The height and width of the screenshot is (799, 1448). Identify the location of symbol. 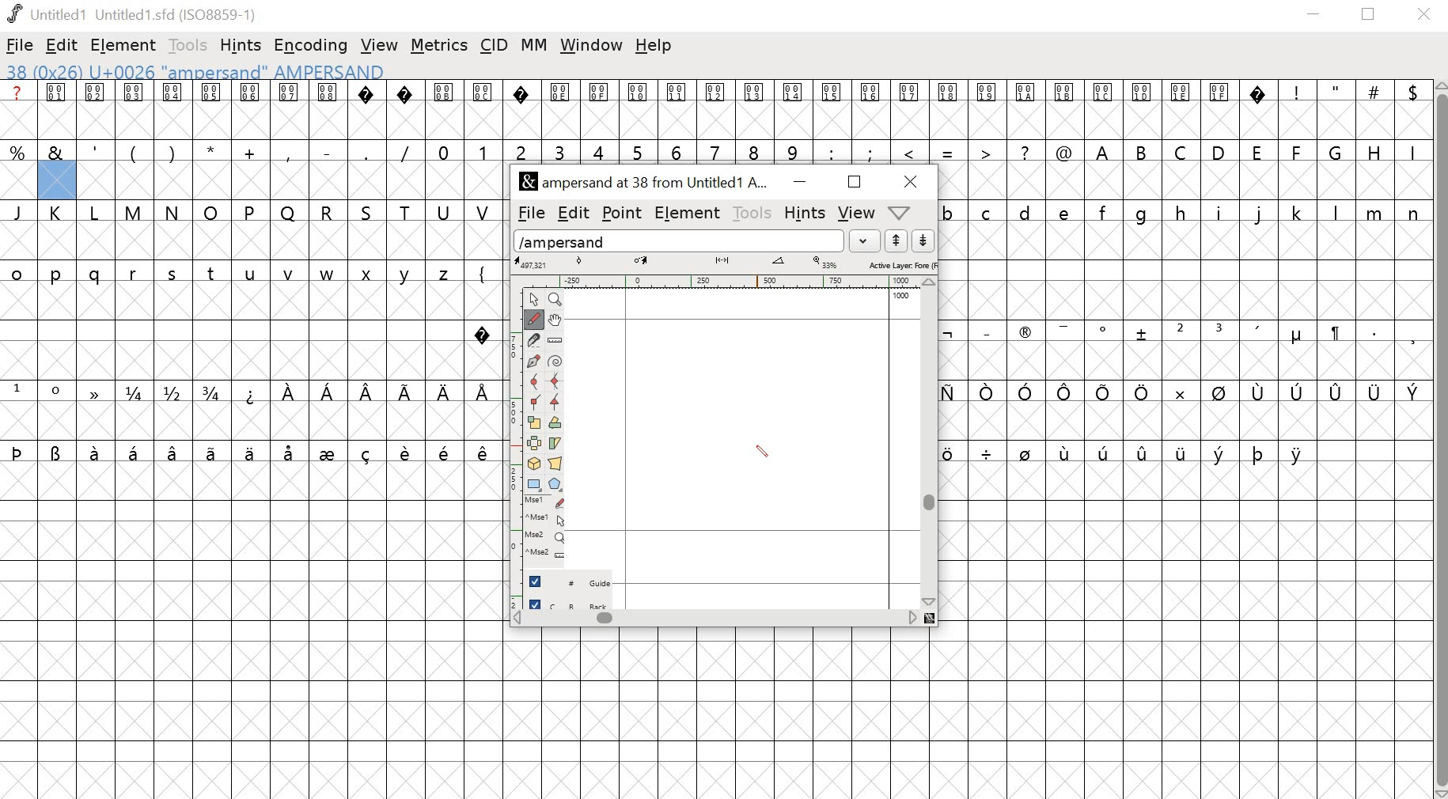
(214, 452).